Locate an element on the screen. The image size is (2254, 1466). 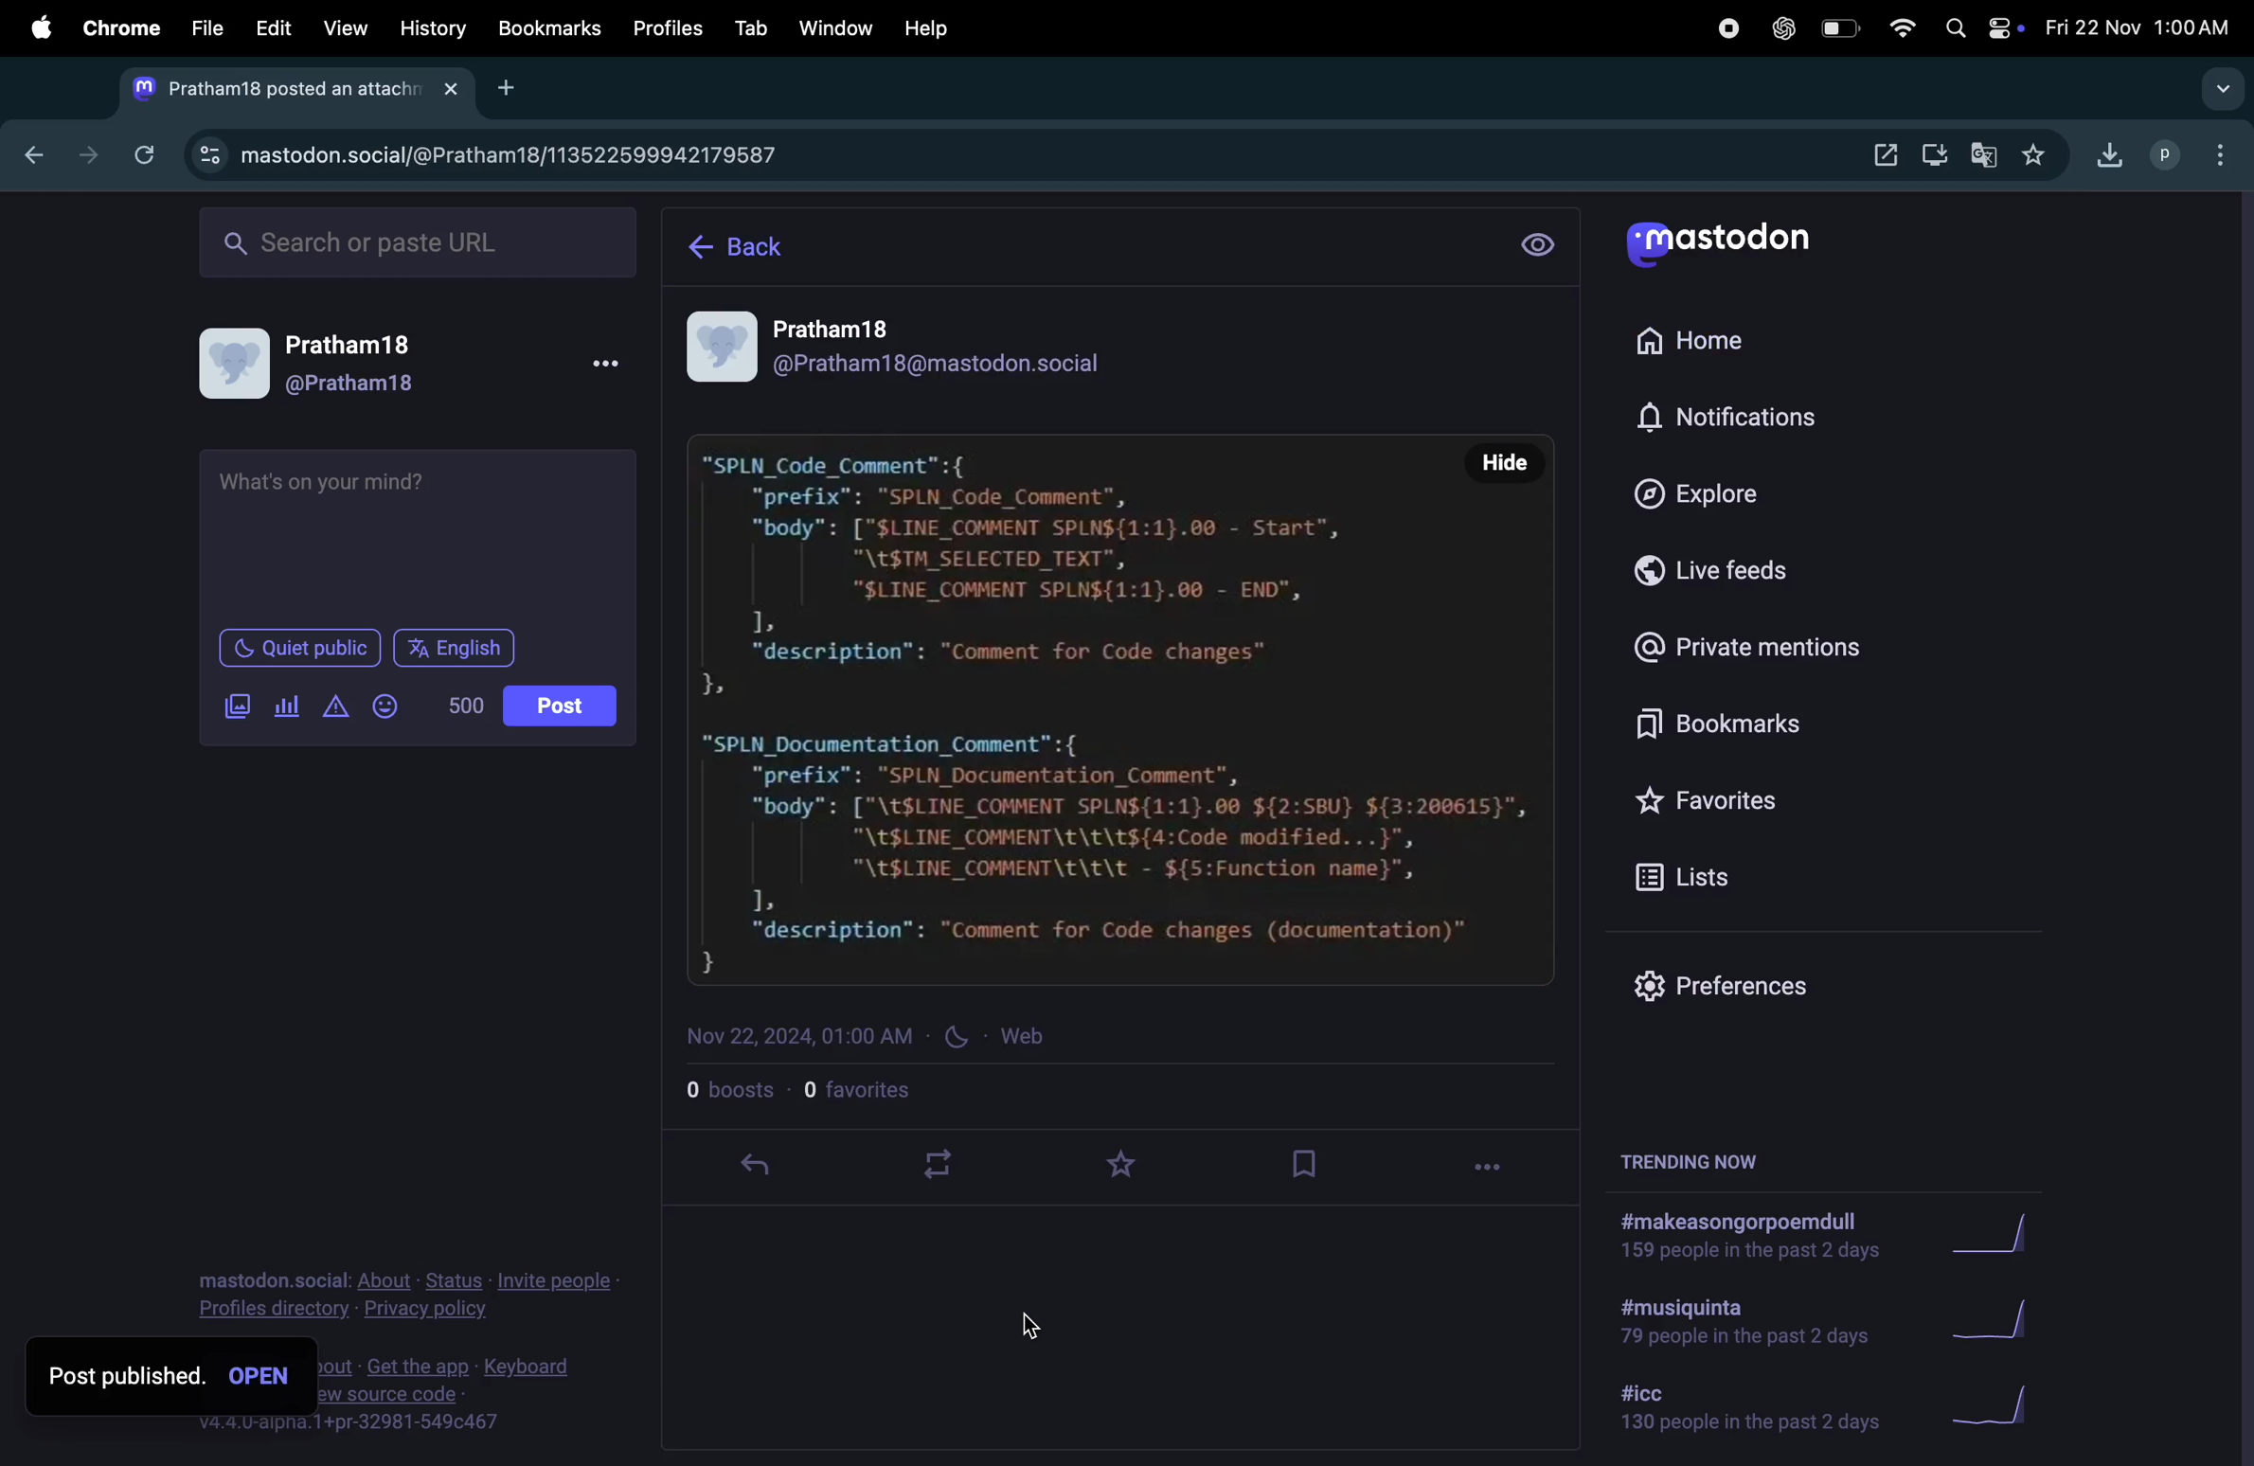
favourites is located at coordinates (1764, 796).